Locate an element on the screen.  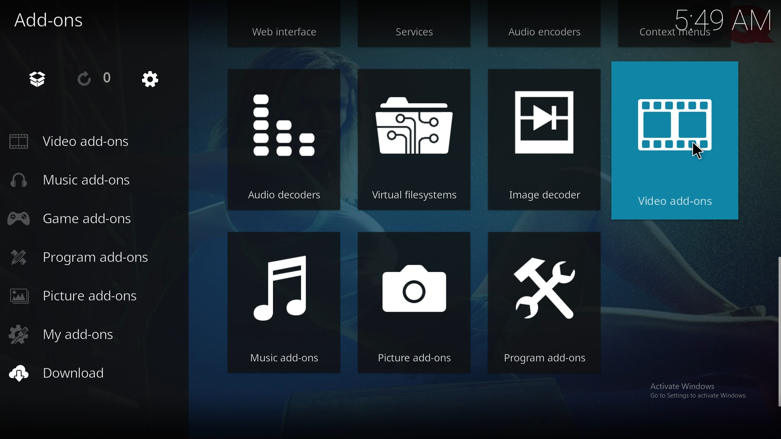
music add ons is located at coordinates (74, 179).